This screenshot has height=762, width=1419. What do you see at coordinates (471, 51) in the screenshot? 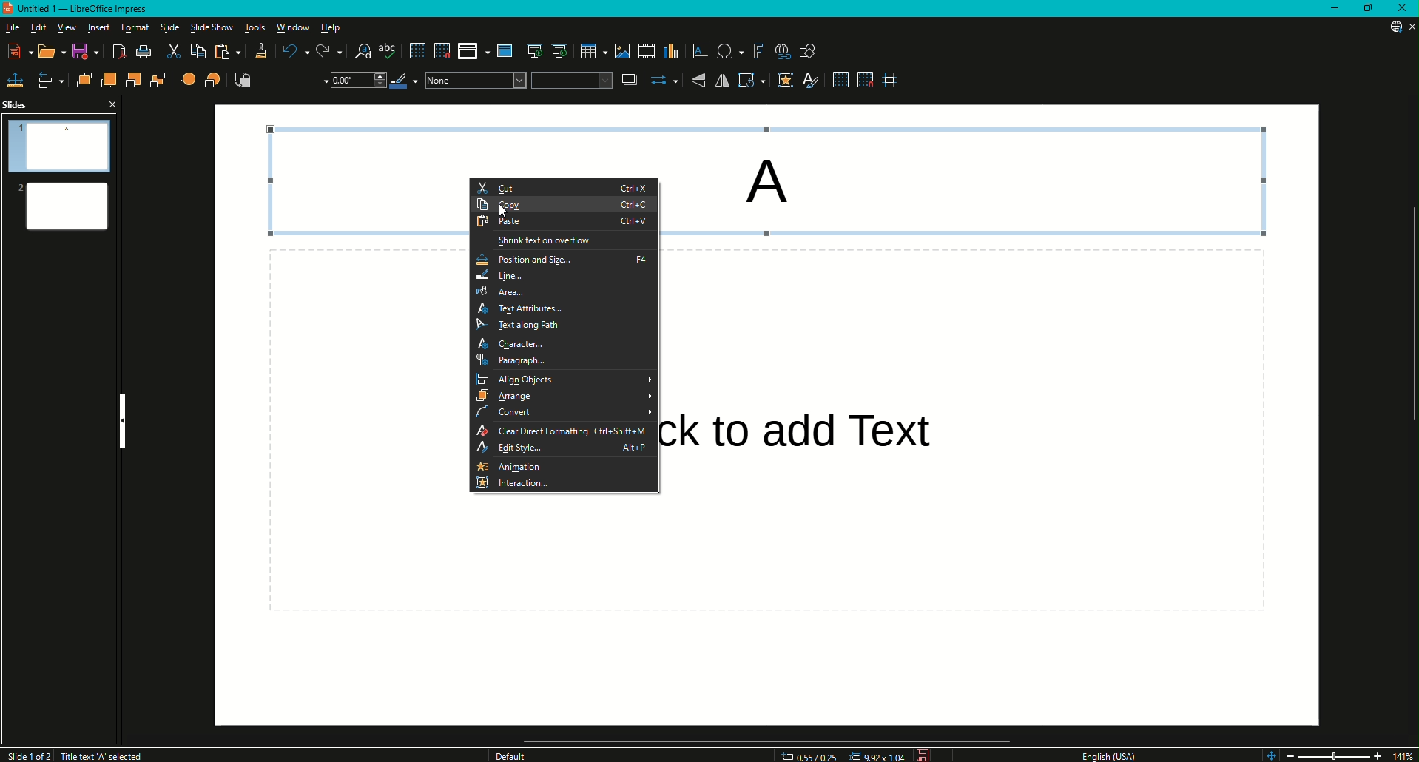
I see `Display views` at bounding box center [471, 51].